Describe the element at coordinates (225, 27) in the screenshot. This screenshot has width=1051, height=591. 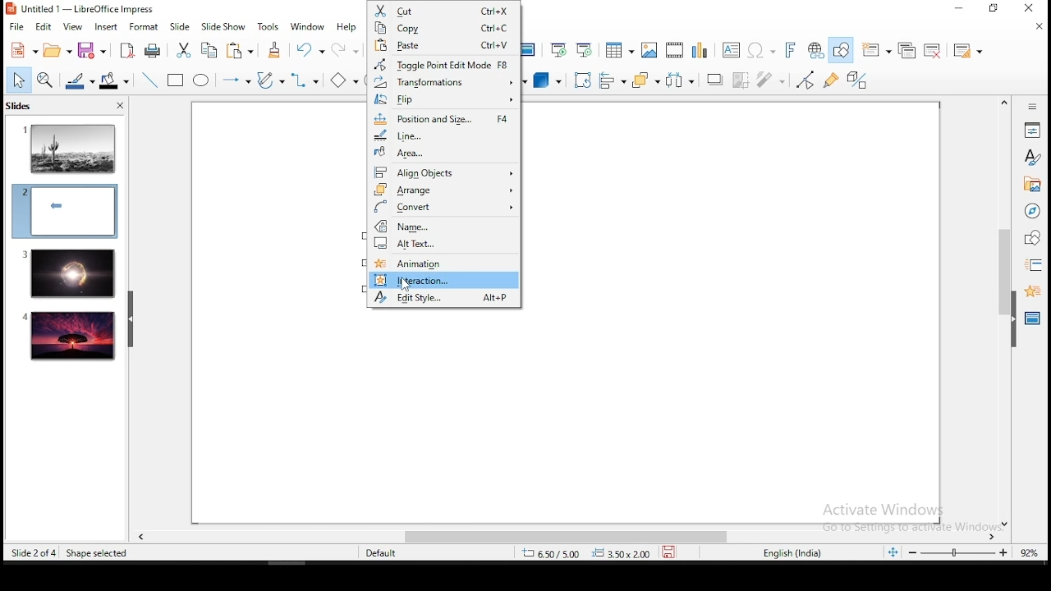
I see `slide show` at that location.